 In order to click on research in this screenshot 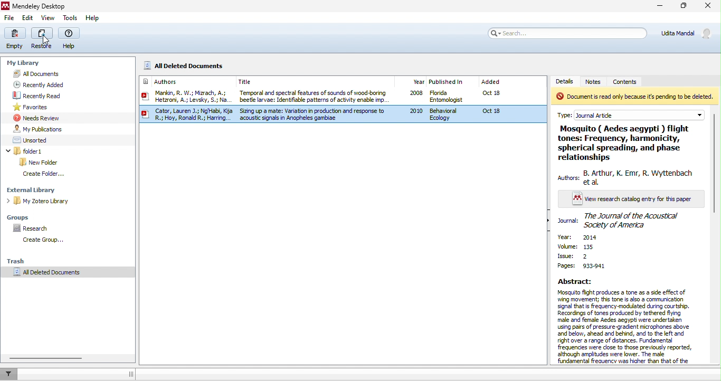, I will do `click(33, 226)`.